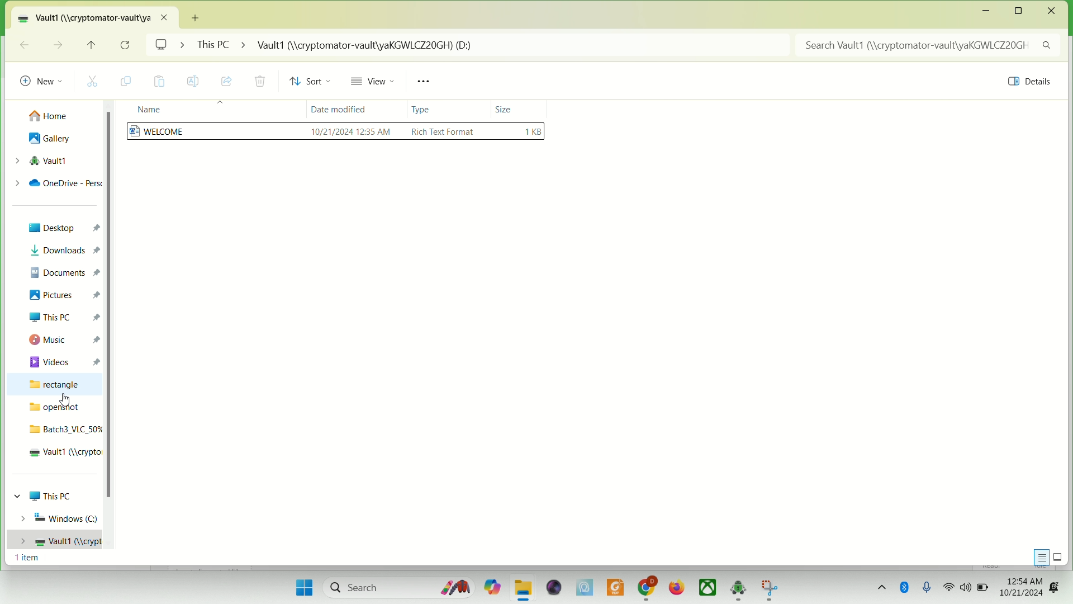  Describe the element at coordinates (427, 82) in the screenshot. I see `see more` at that location.